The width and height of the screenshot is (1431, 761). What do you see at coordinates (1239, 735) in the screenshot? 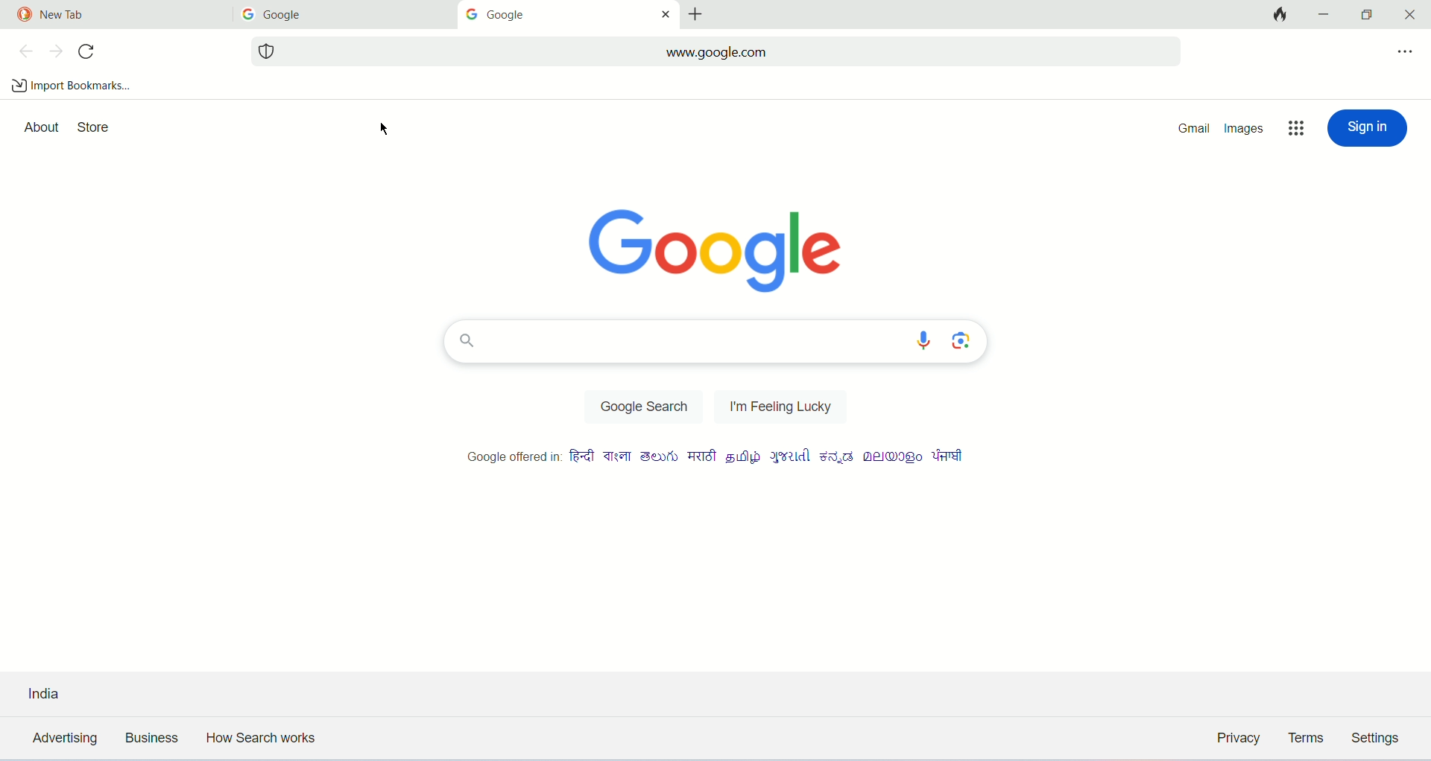
I see `privacy` at bounding box center [1239, 735].